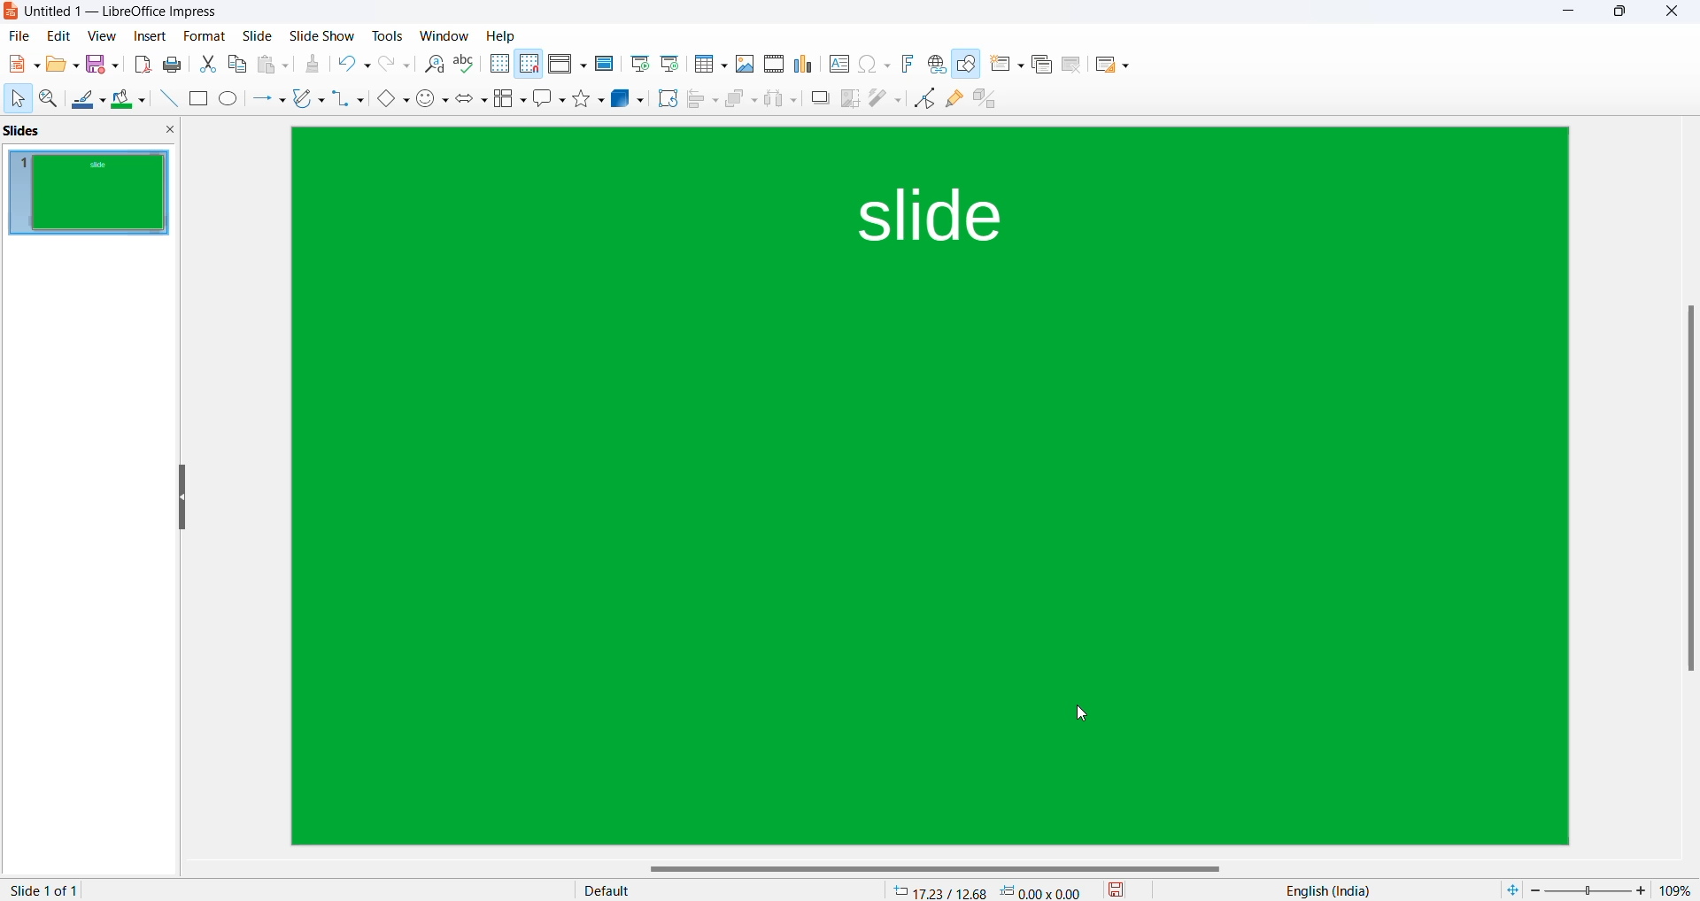 The width and height of the screenshot is (1700, 901). I want to click on line color, so click(89, 101).